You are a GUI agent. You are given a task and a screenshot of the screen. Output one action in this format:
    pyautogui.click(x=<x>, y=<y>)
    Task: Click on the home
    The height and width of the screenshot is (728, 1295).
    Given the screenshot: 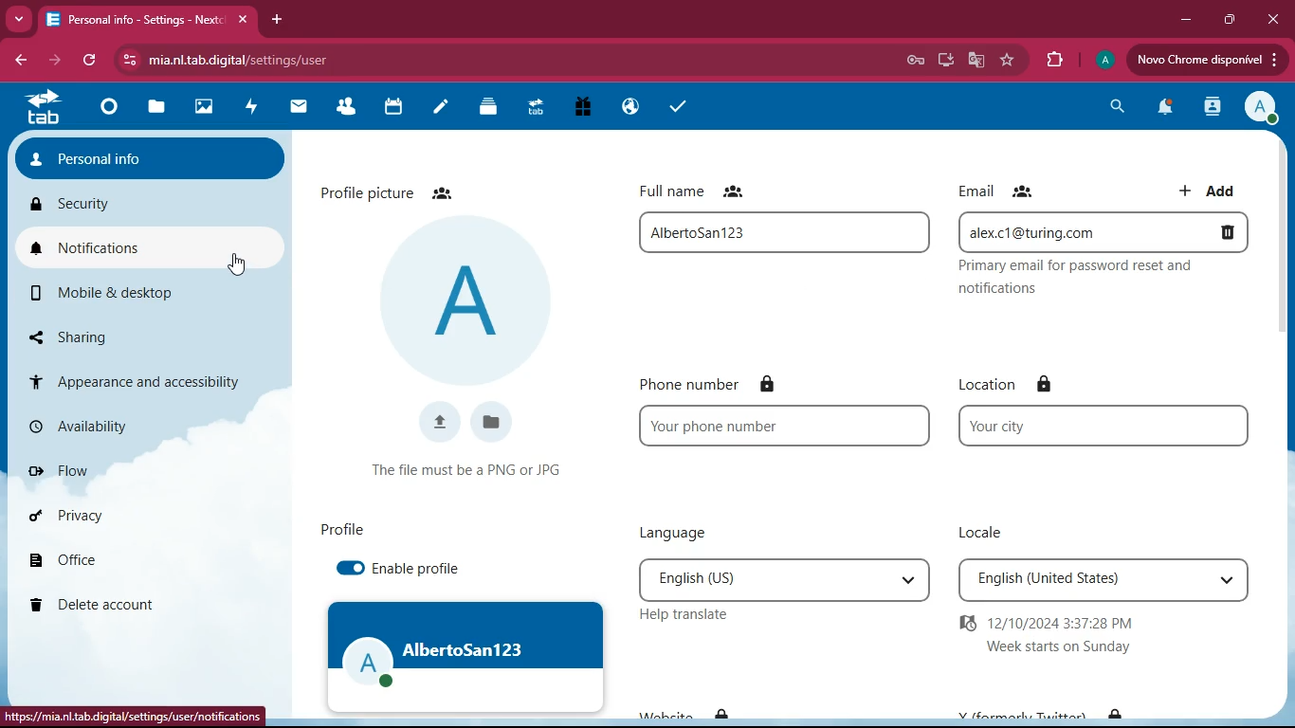 What is the action you would take?
    pyautogui.click(x=102, y=109)
    